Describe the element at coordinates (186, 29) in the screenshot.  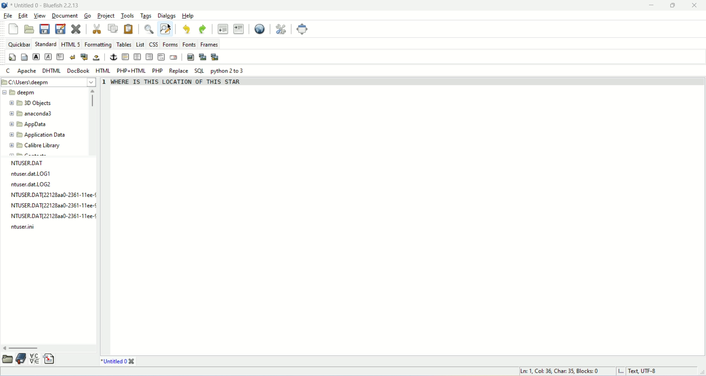
I see `undo` at that location.